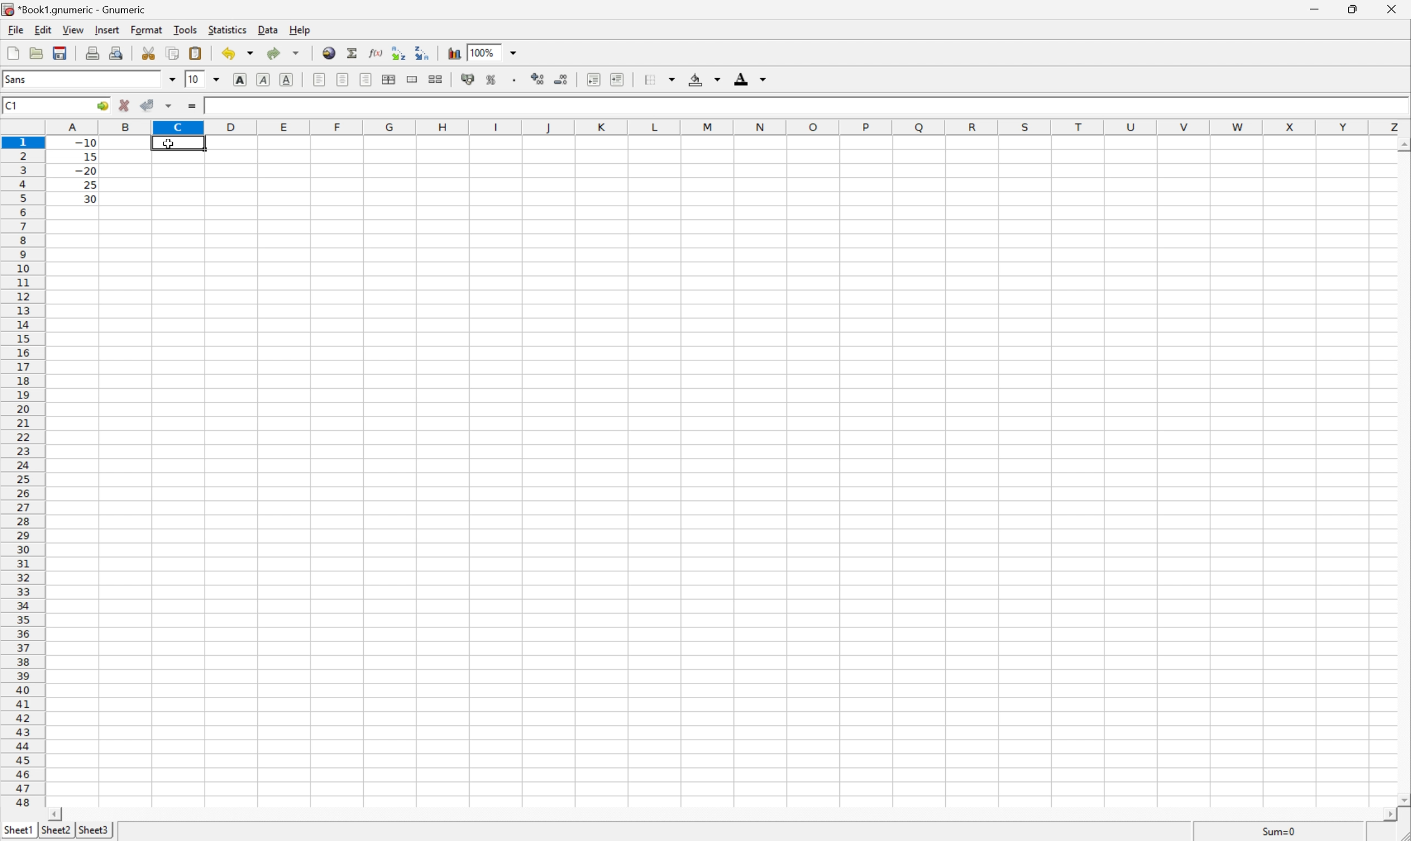 This screenshot has width=1411, height=841. What do you see at coordinates (696, 80) in the screenshot?
I see `Background` at bounding box center [696, 80].